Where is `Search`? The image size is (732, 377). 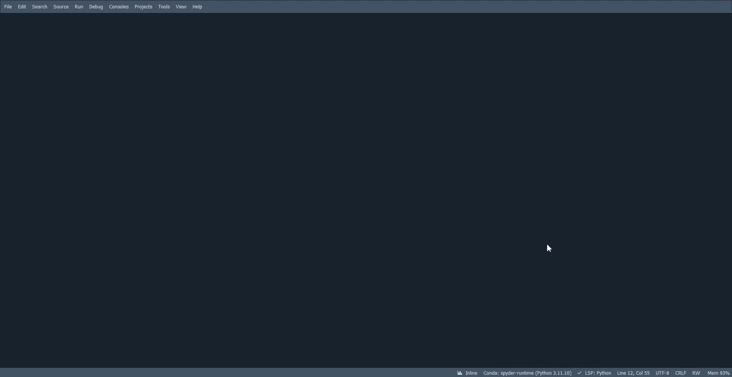 Search is located at coordinates (40, 7).